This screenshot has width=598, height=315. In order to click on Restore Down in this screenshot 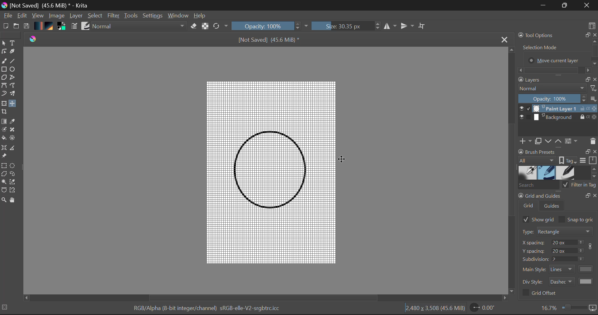, I will do `click(543, 6)`.